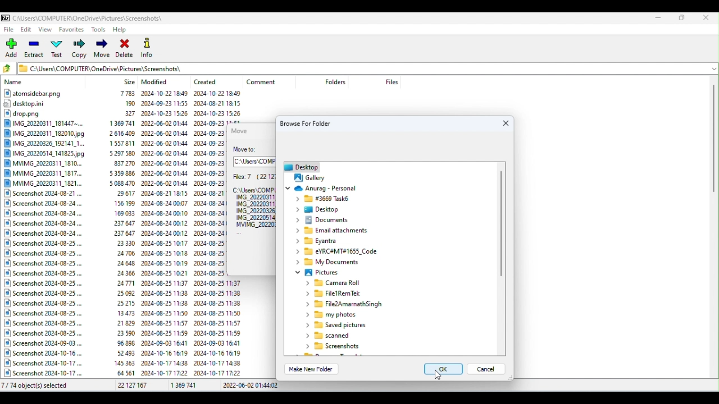 The width and height of the screenshot is (719, 404). I want to click on File address bar, so click(361, 67).